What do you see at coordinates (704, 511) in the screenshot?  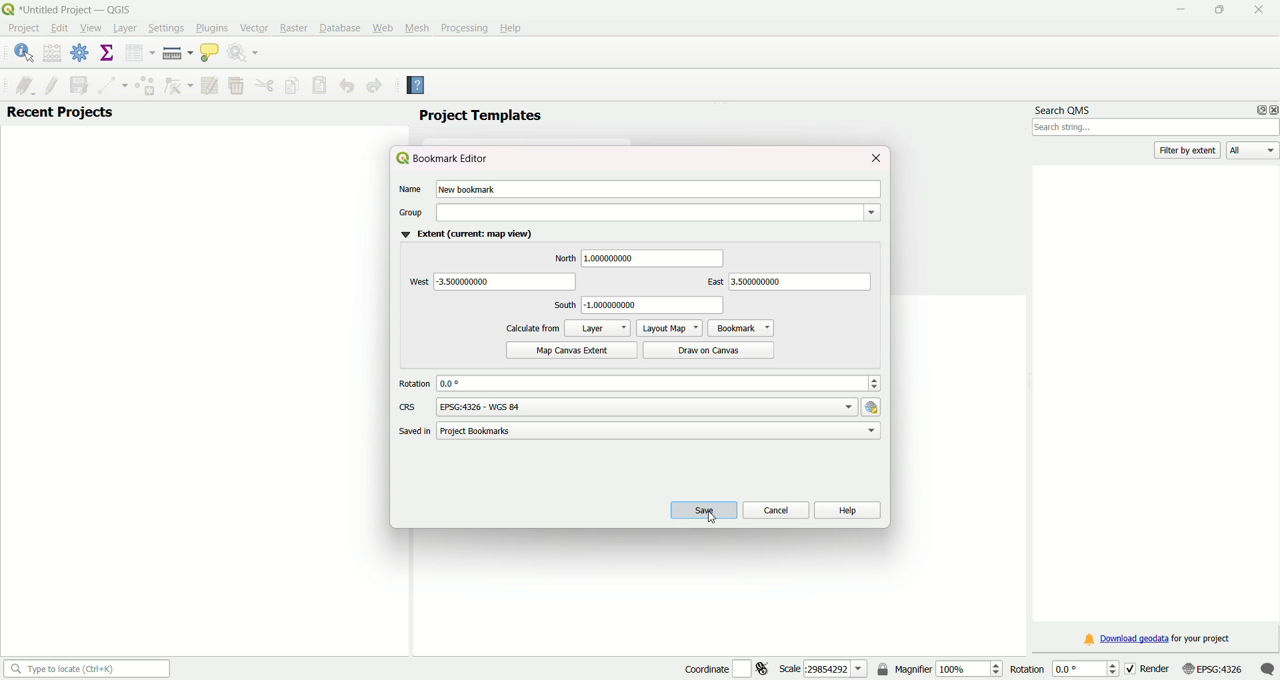 I see `save` at bounding box center [704, 511].